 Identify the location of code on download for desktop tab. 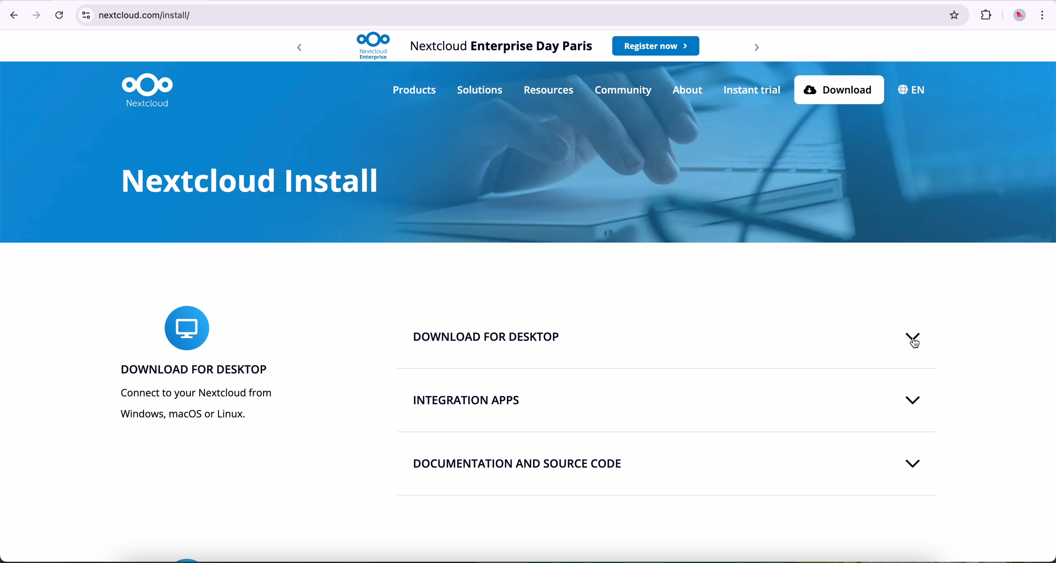
(913, 339).